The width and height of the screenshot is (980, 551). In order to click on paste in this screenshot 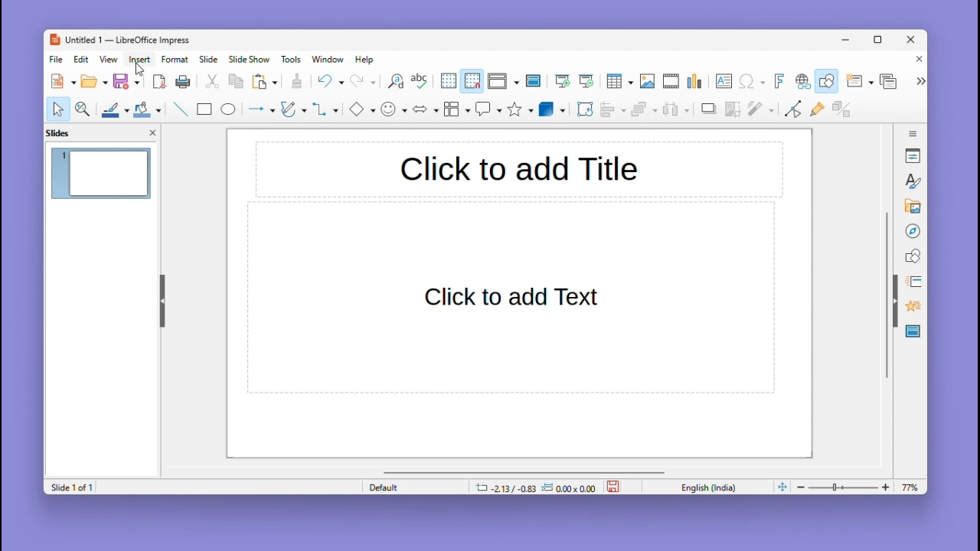, I will do `click(266, 82)`.